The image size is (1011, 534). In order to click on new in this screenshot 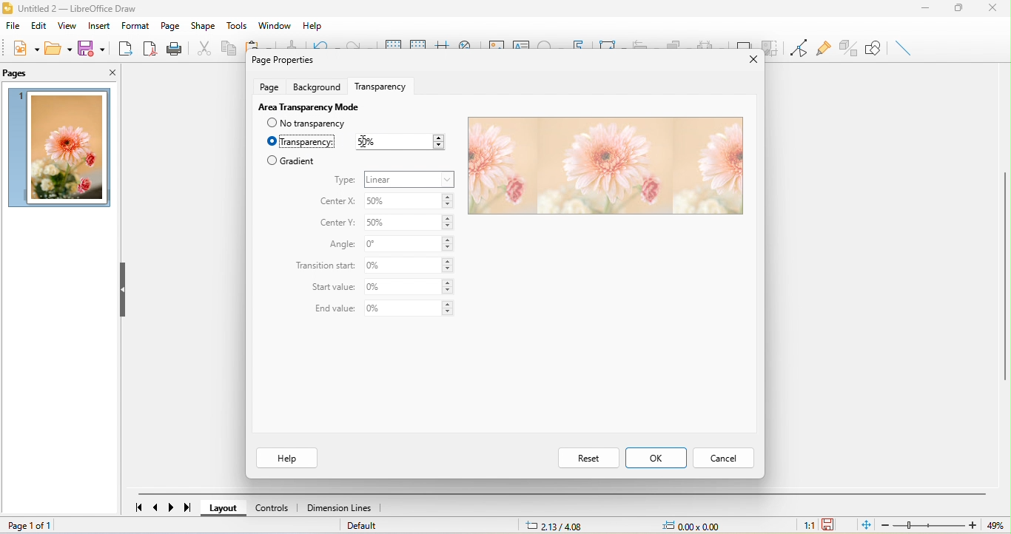, I will do `click(27, 48)`.